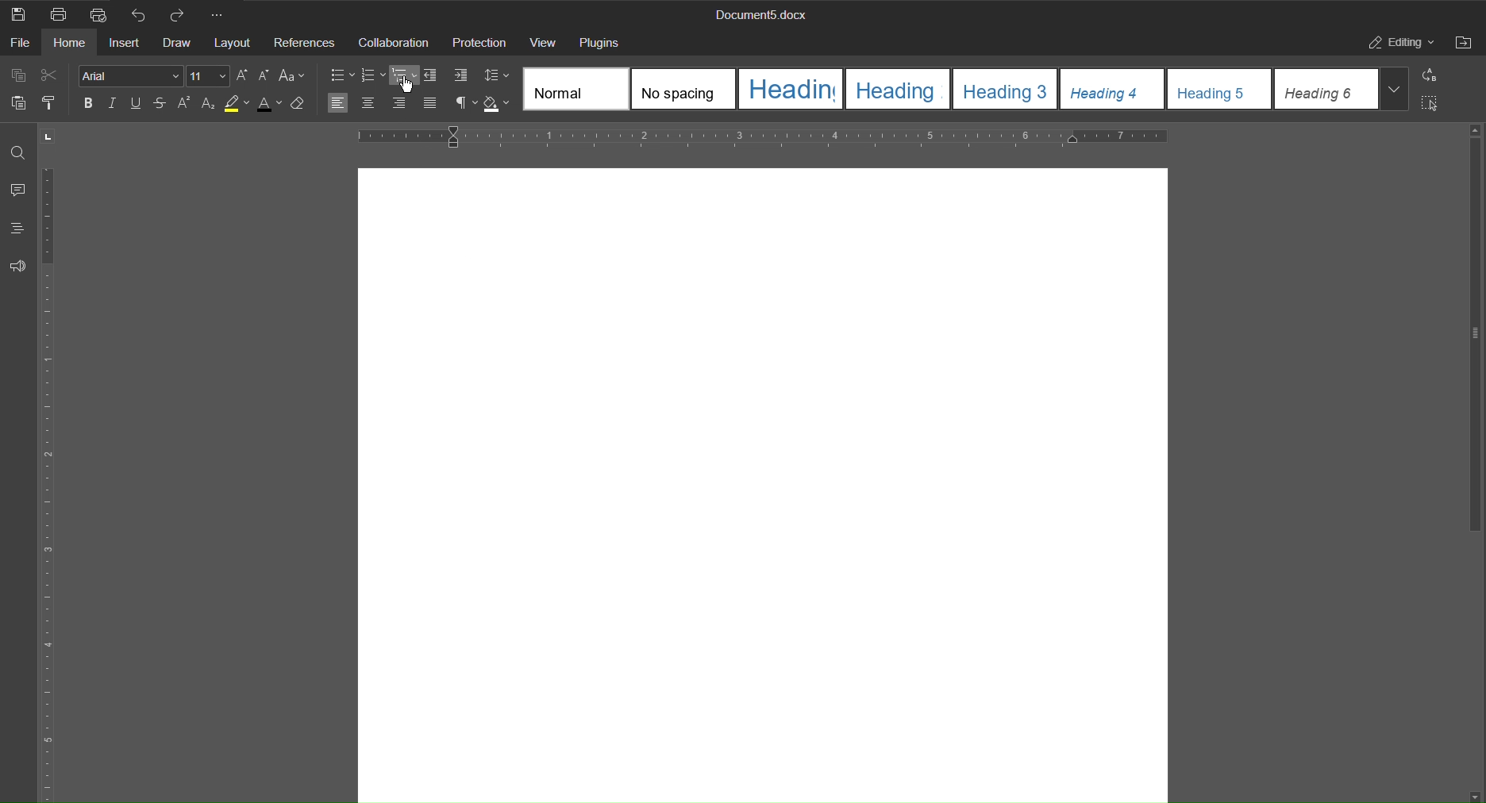 This screenshot has height=803, width=1486. I want to click on decrease indent, so click(433, 75).